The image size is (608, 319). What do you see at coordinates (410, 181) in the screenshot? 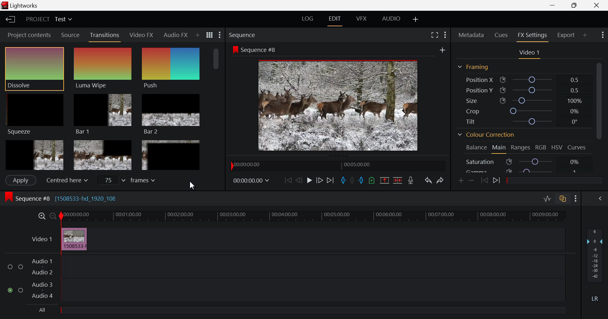
I see `Record Voiceover` at bounding box center [410, 181].